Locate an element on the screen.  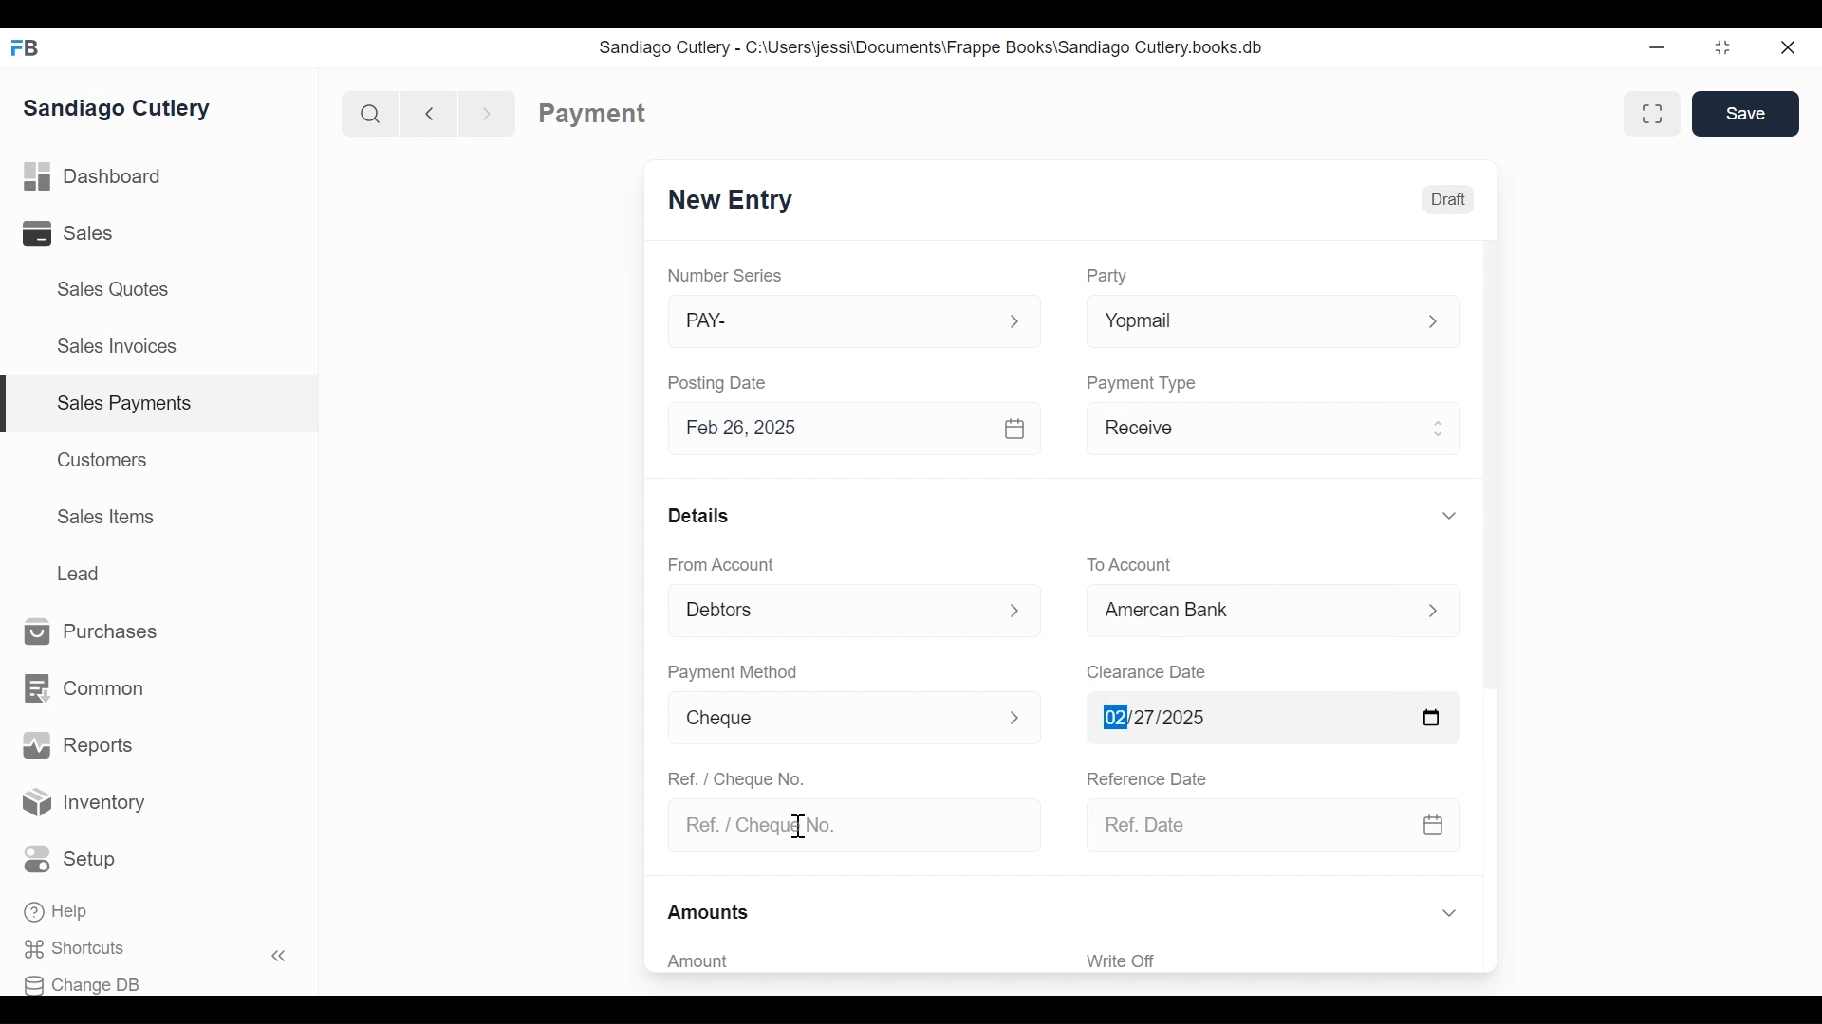
Reports is located at coordinates (78, 745).